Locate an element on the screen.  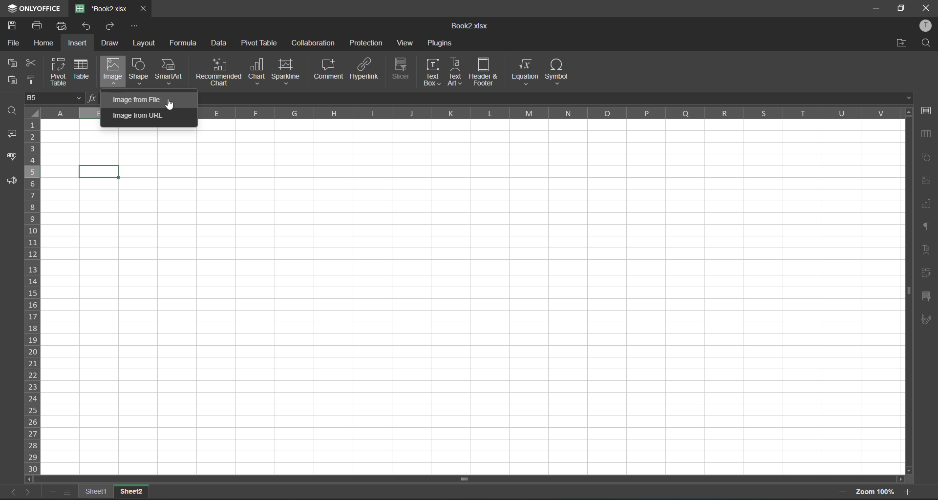
pivot table is located at coordinates (928, 273).